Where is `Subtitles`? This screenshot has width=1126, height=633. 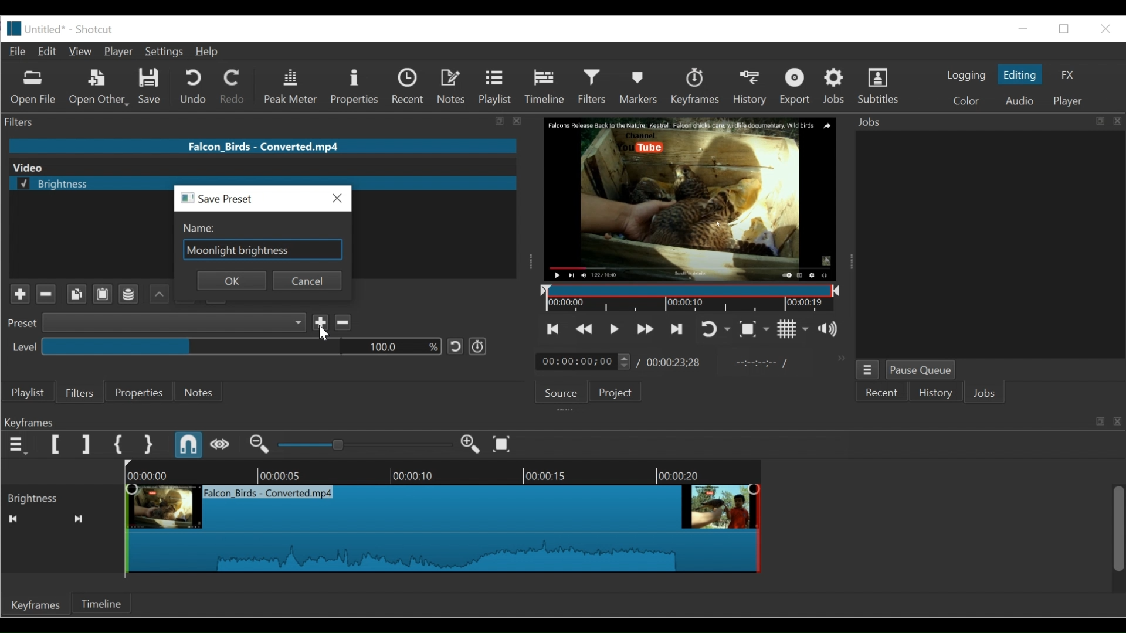
Subtitles is located at coordinates (879, 86).